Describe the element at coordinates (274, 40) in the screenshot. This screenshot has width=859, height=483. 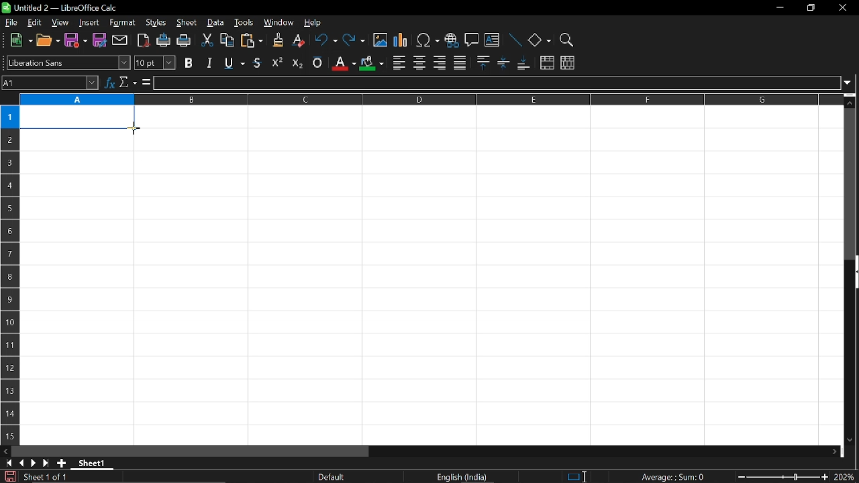
I see `clone formatting` at that location.